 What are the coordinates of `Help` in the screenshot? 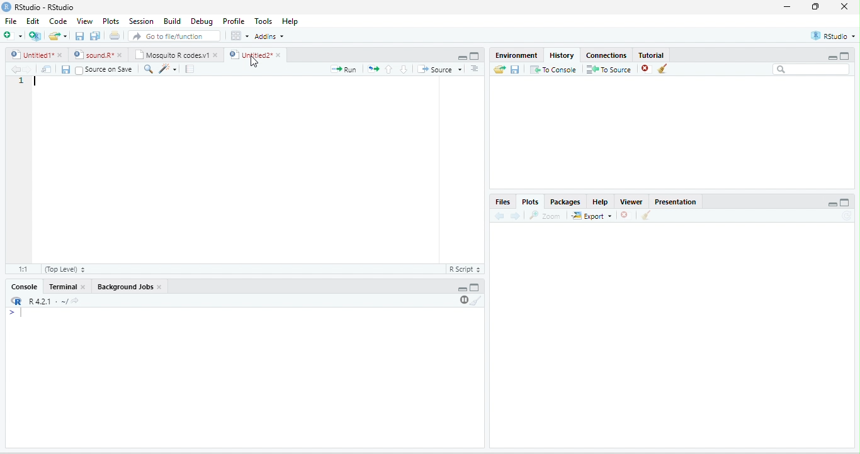 It's located at (601, 202).